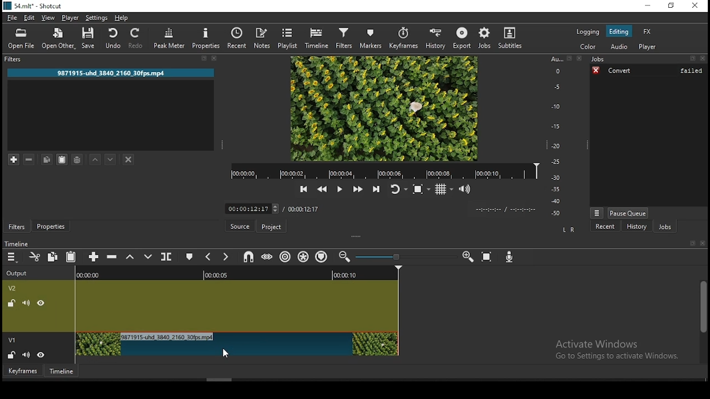 The width and height of the screenshot is (710, 399). Describe the element at coordinates (225, 257) in the screenshot. I see `next marker` at that location.